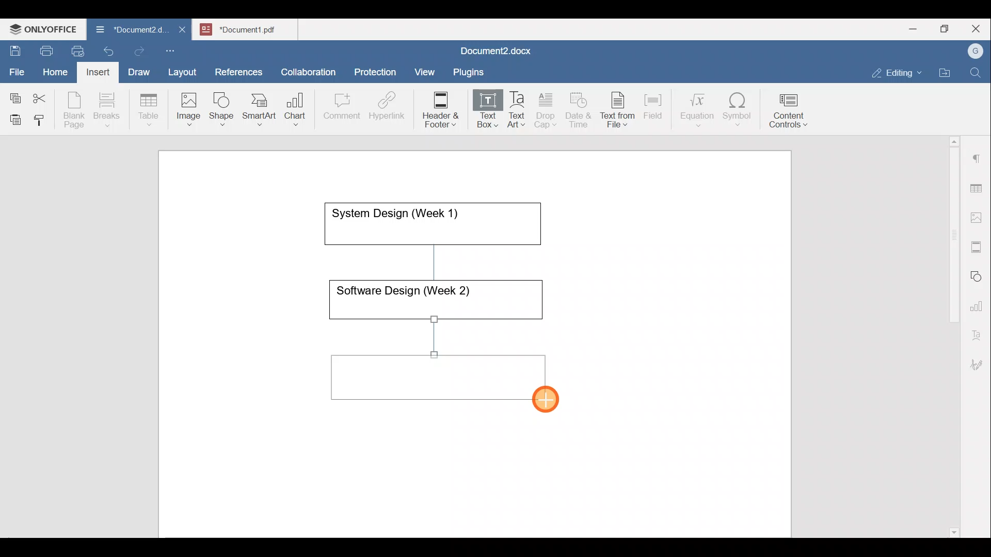 The image size is (991, 557). What do you see at coordinates (738, 112) in the screenshot?
I see `Symbol` at bounding box center [738, 112].